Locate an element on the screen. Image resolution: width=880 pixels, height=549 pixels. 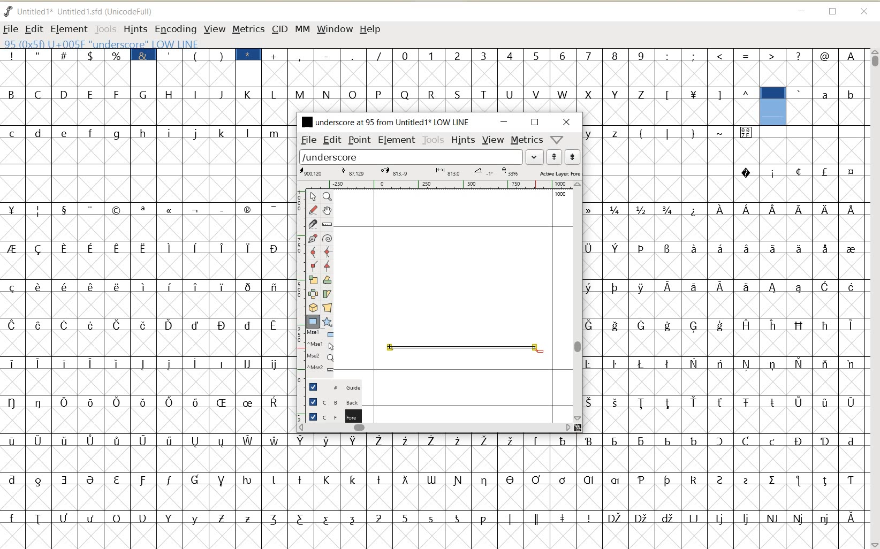
VIEW is located at coordinates (213, 28).